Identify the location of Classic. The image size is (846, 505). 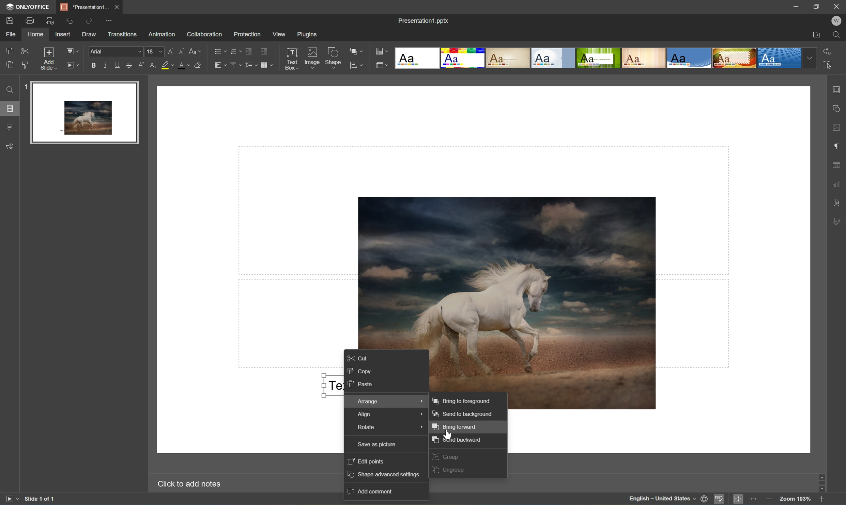
(509, 59).